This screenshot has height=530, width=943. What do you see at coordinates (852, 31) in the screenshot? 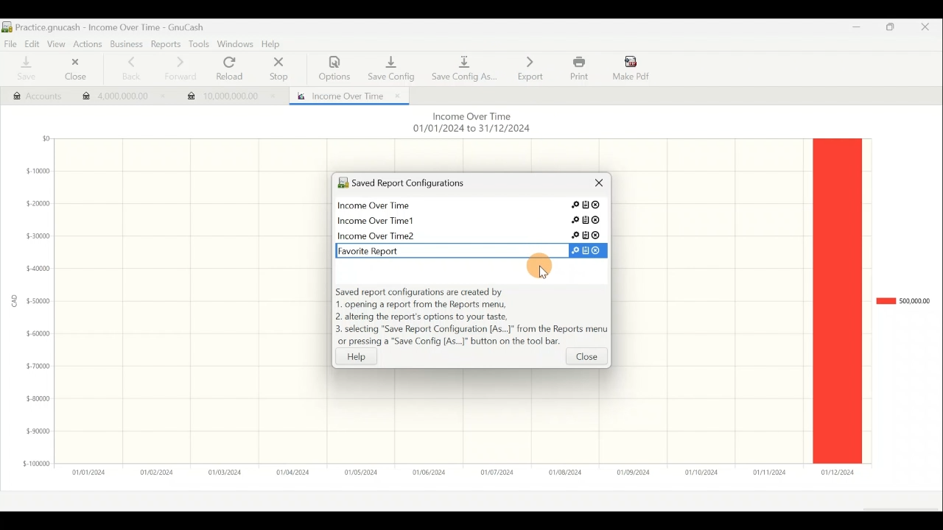
I see `Minimize` at bounding box center [852, 31].